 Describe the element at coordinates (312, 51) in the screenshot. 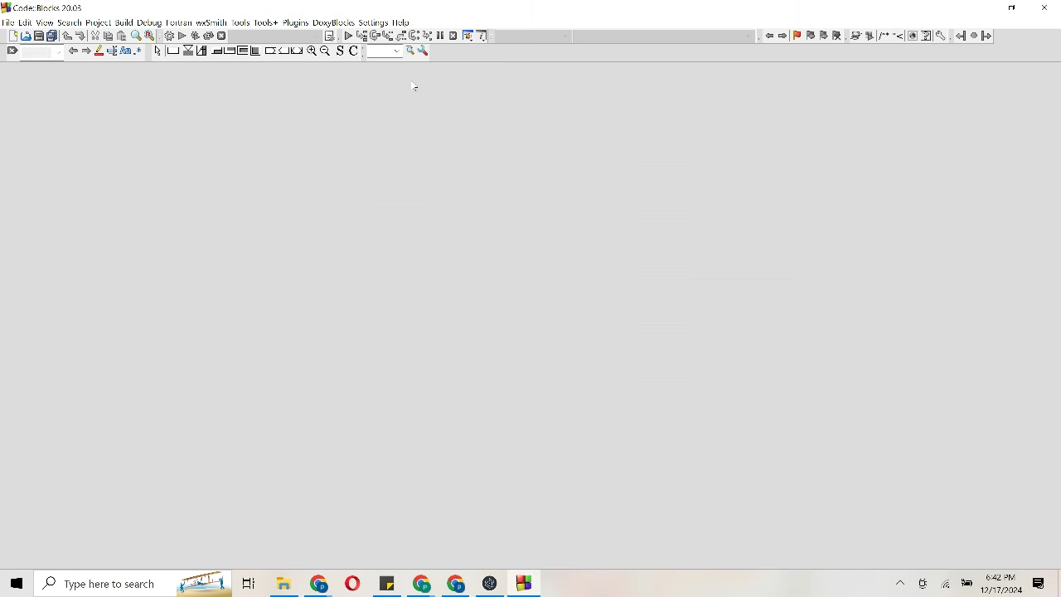

I see `Zoom in` at that location.